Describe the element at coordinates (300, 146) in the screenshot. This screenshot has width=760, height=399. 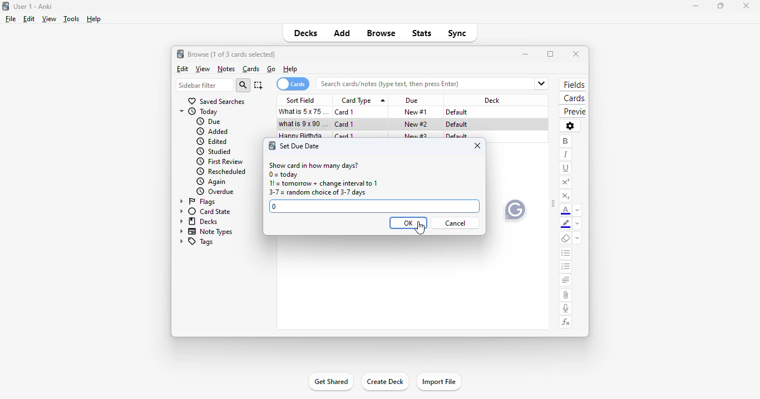
I see `set due date` at that location.